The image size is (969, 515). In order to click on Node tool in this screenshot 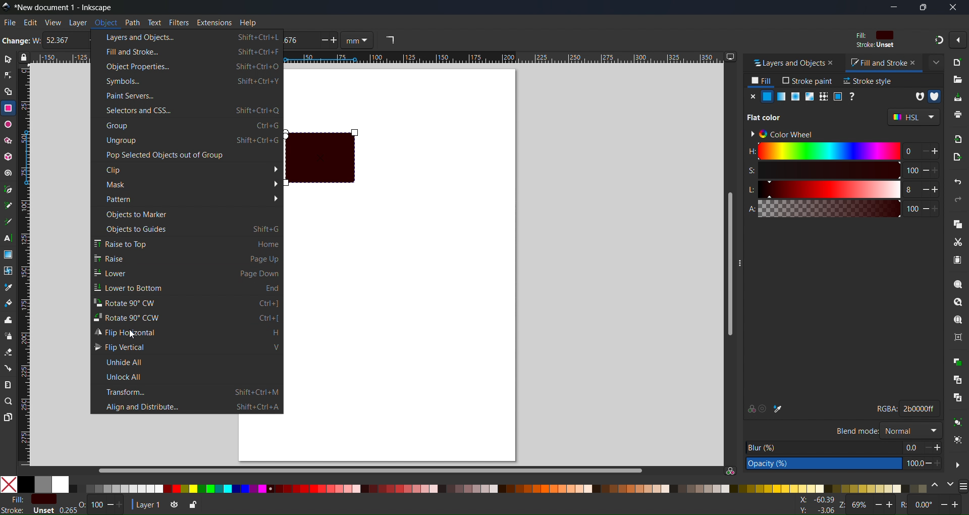, I will do `click(8, 75)`.